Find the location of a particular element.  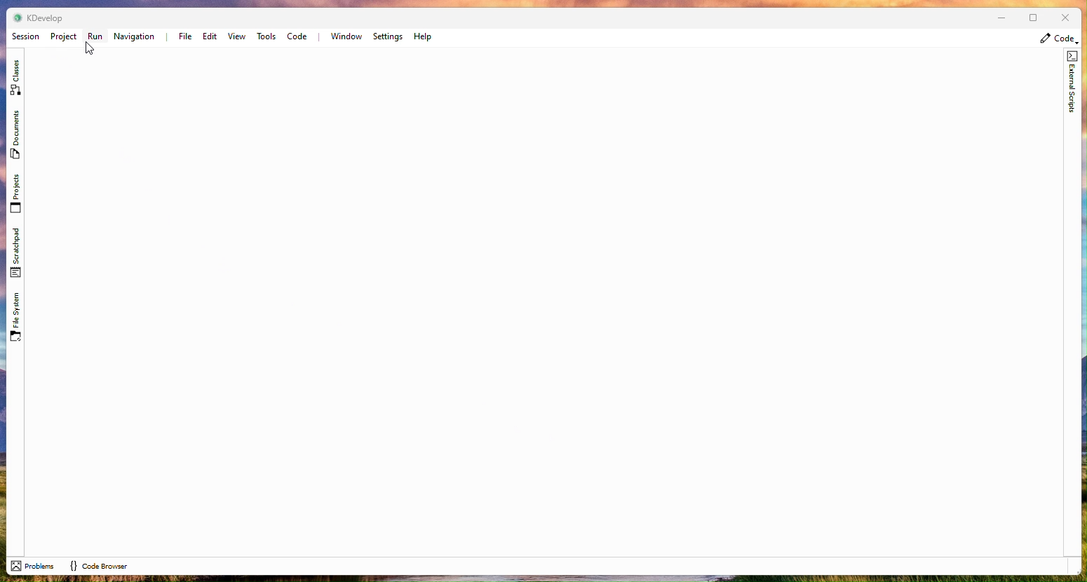

Project is located at coordinates (63, 36).